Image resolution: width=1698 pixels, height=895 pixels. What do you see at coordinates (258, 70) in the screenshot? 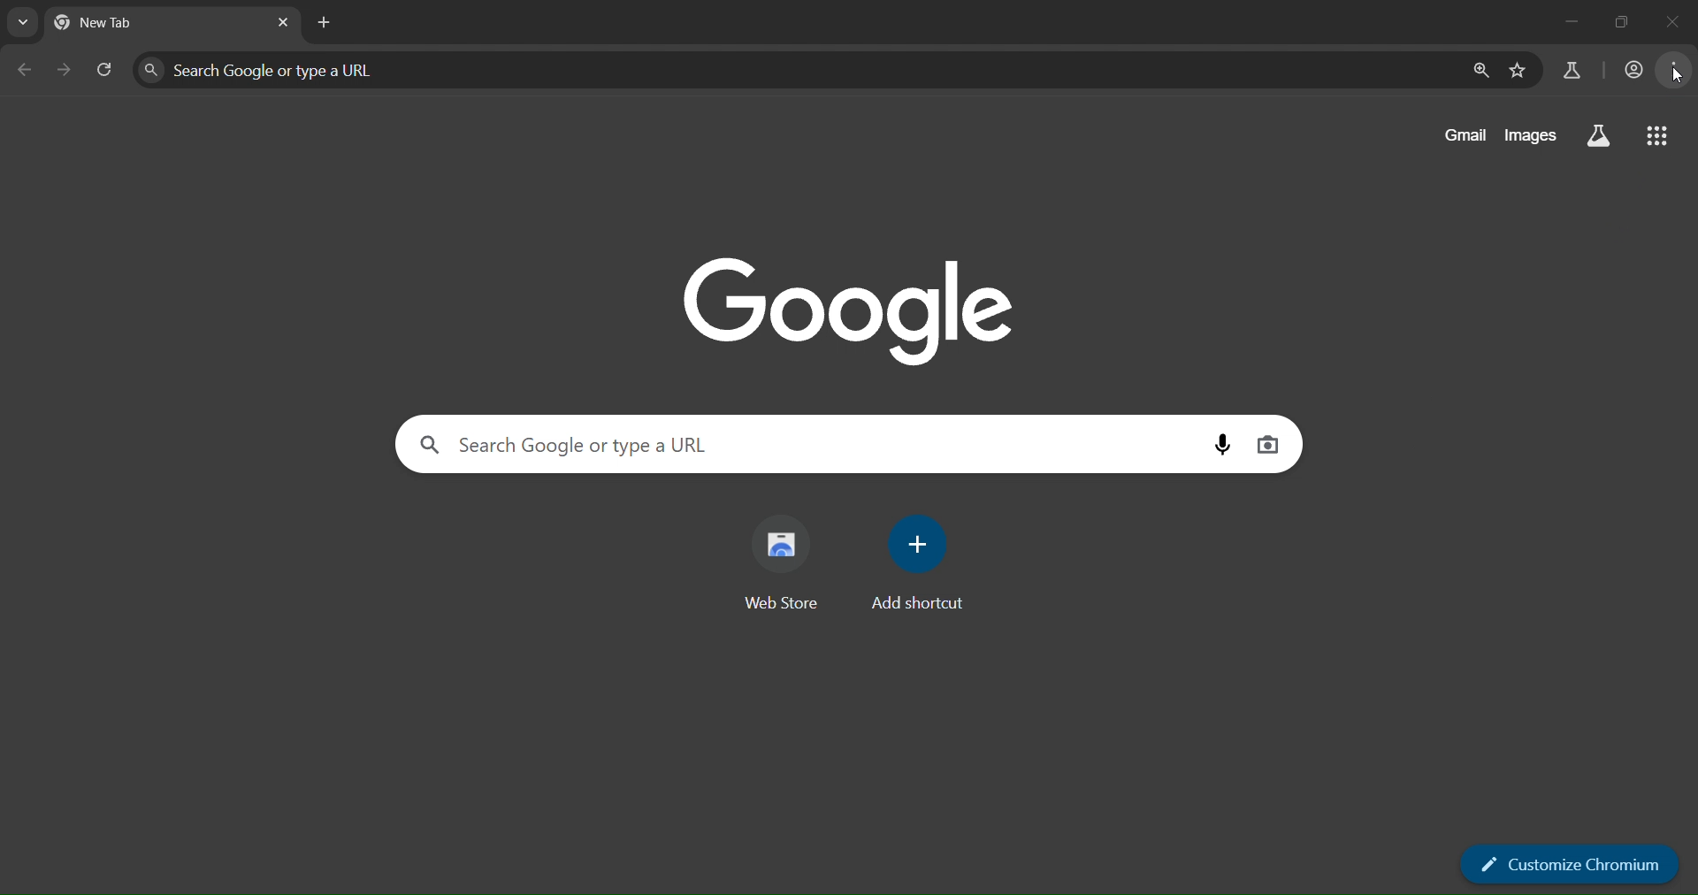
I see `Search Google or type a URL` at bounding box center [258, 70].